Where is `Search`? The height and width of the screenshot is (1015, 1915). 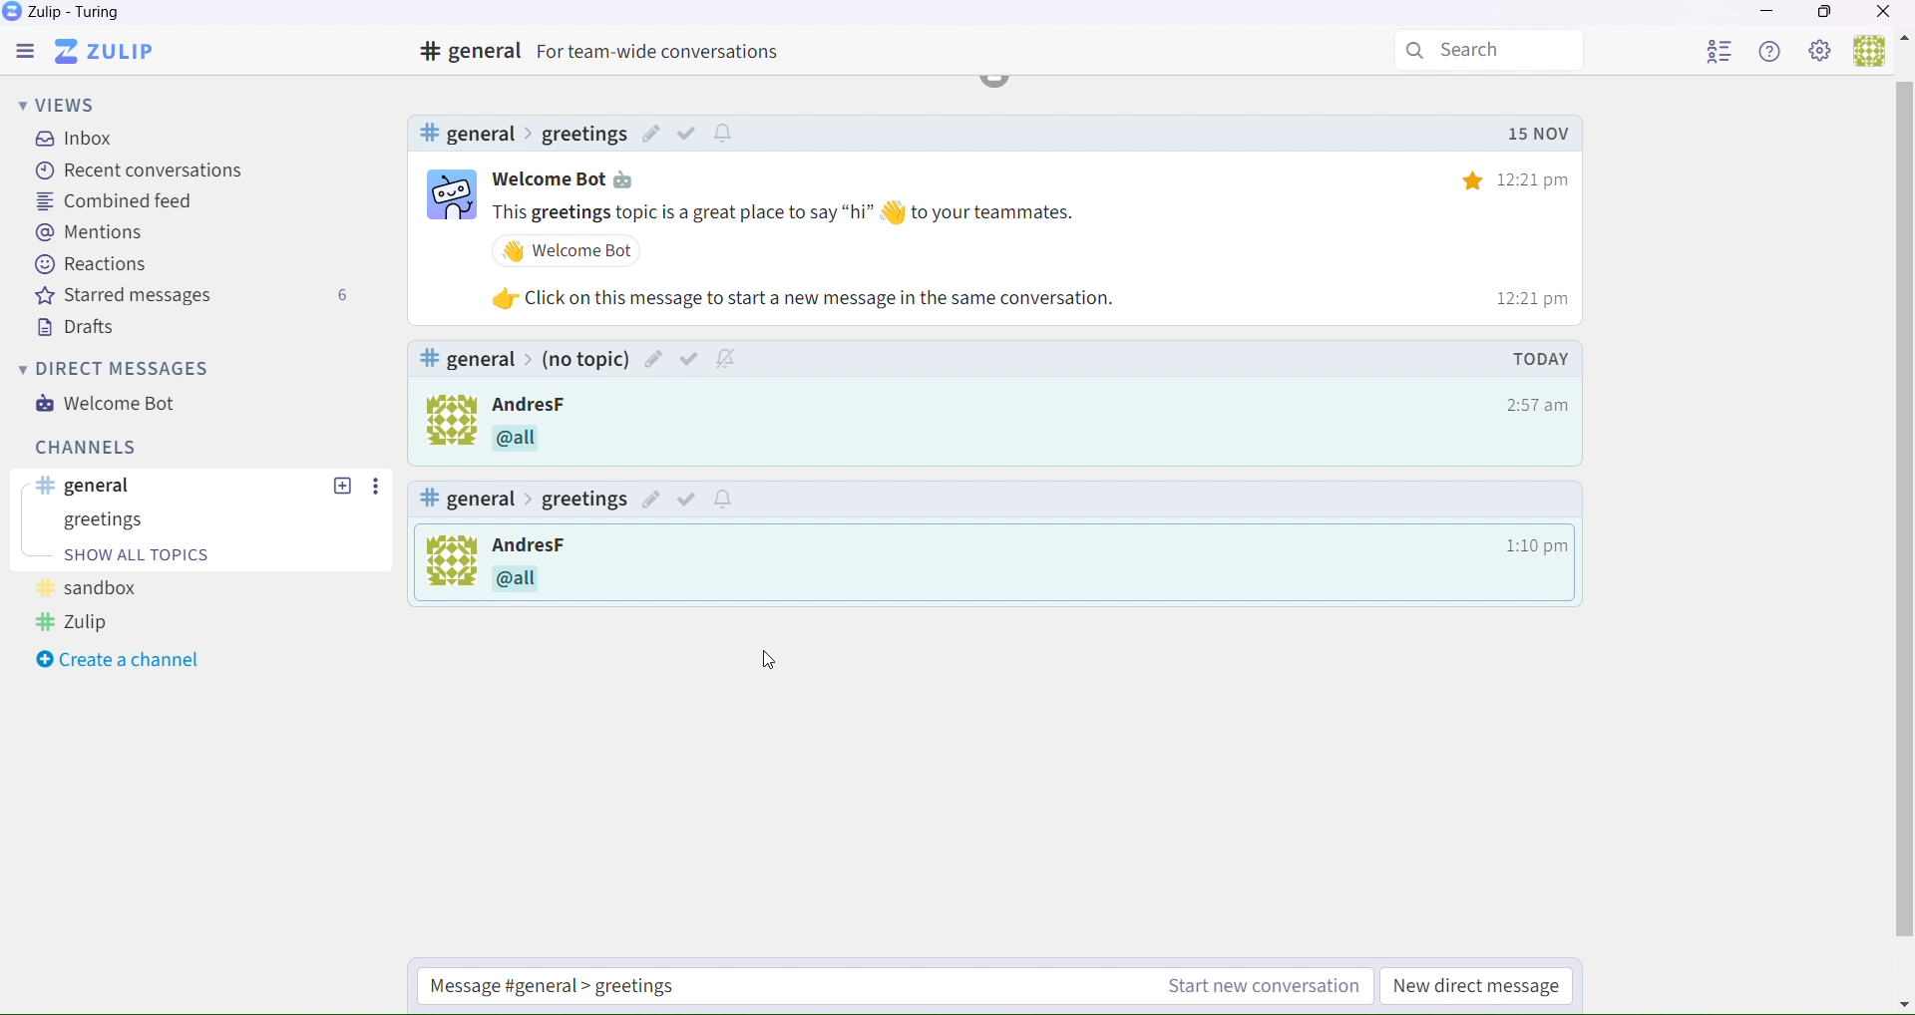 Search is located at coordinates (1490, 51).